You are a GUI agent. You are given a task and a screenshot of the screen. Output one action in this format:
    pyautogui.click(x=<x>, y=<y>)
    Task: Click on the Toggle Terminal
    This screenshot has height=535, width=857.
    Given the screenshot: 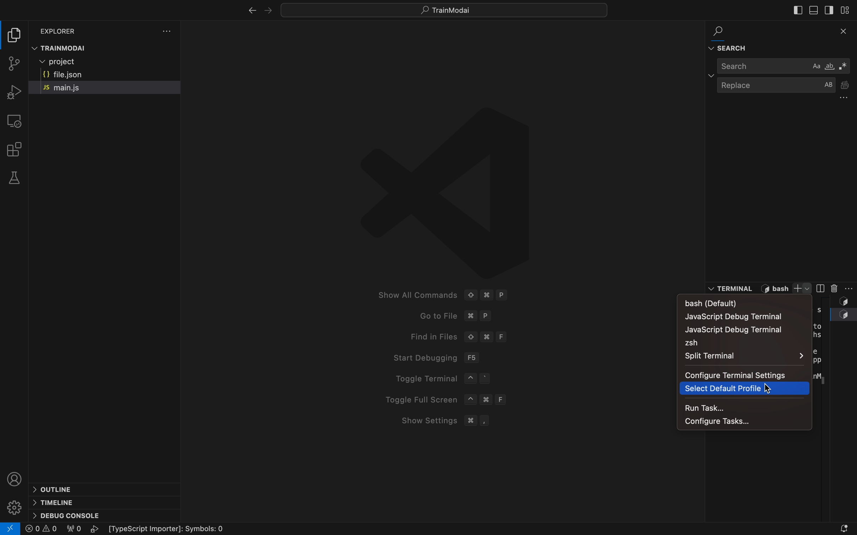 What is the action you would take?
    pyautogui.click(x=439, y=379)
    